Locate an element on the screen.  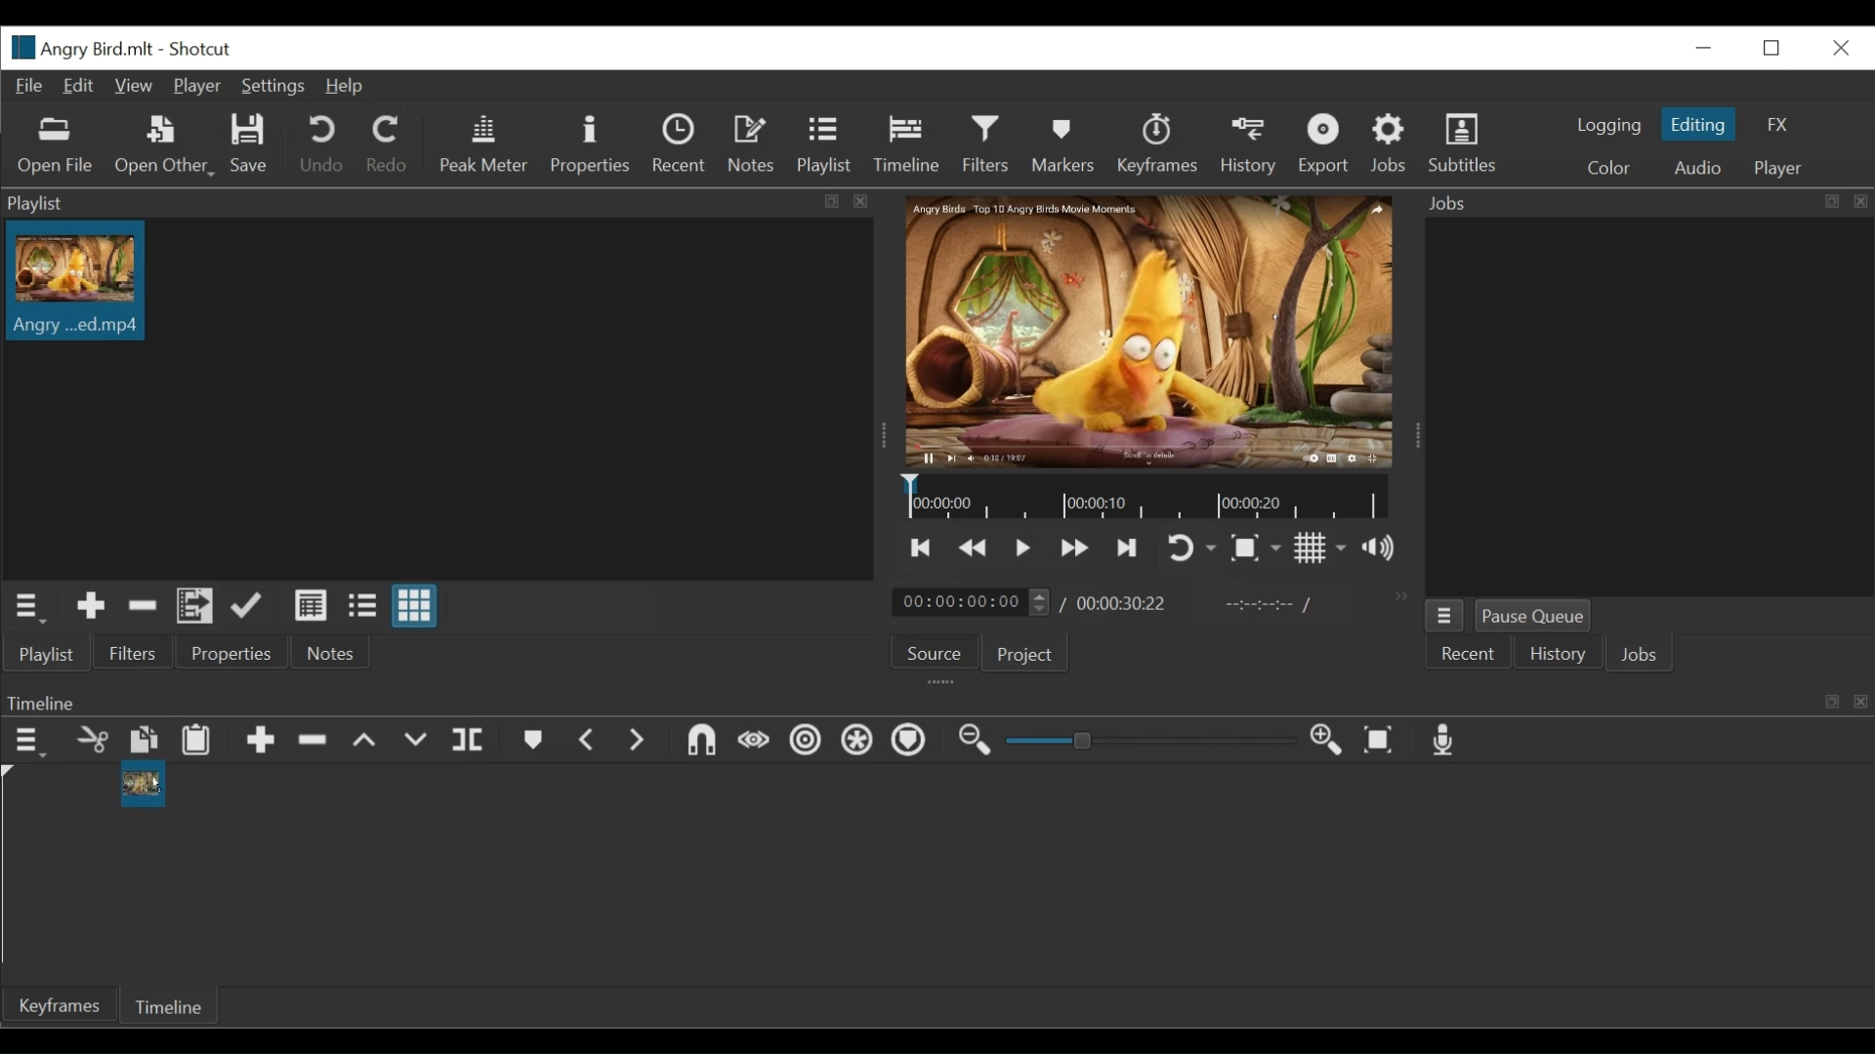
Show volume control is located at coordinates (1378, 547).